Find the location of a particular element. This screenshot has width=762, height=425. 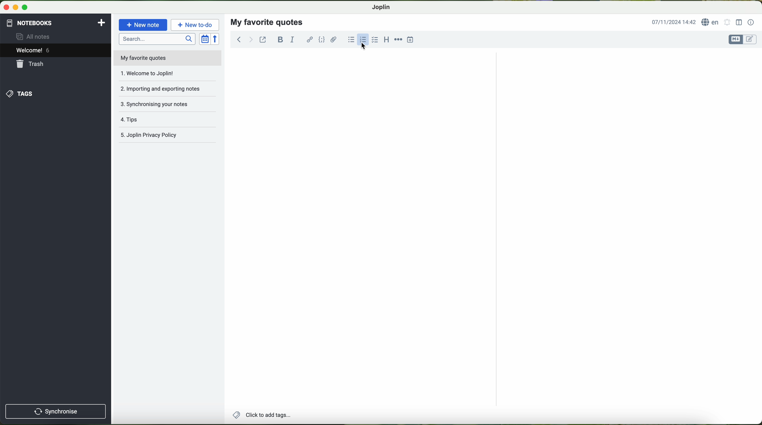

maximize is located at coordinates (25, 9).